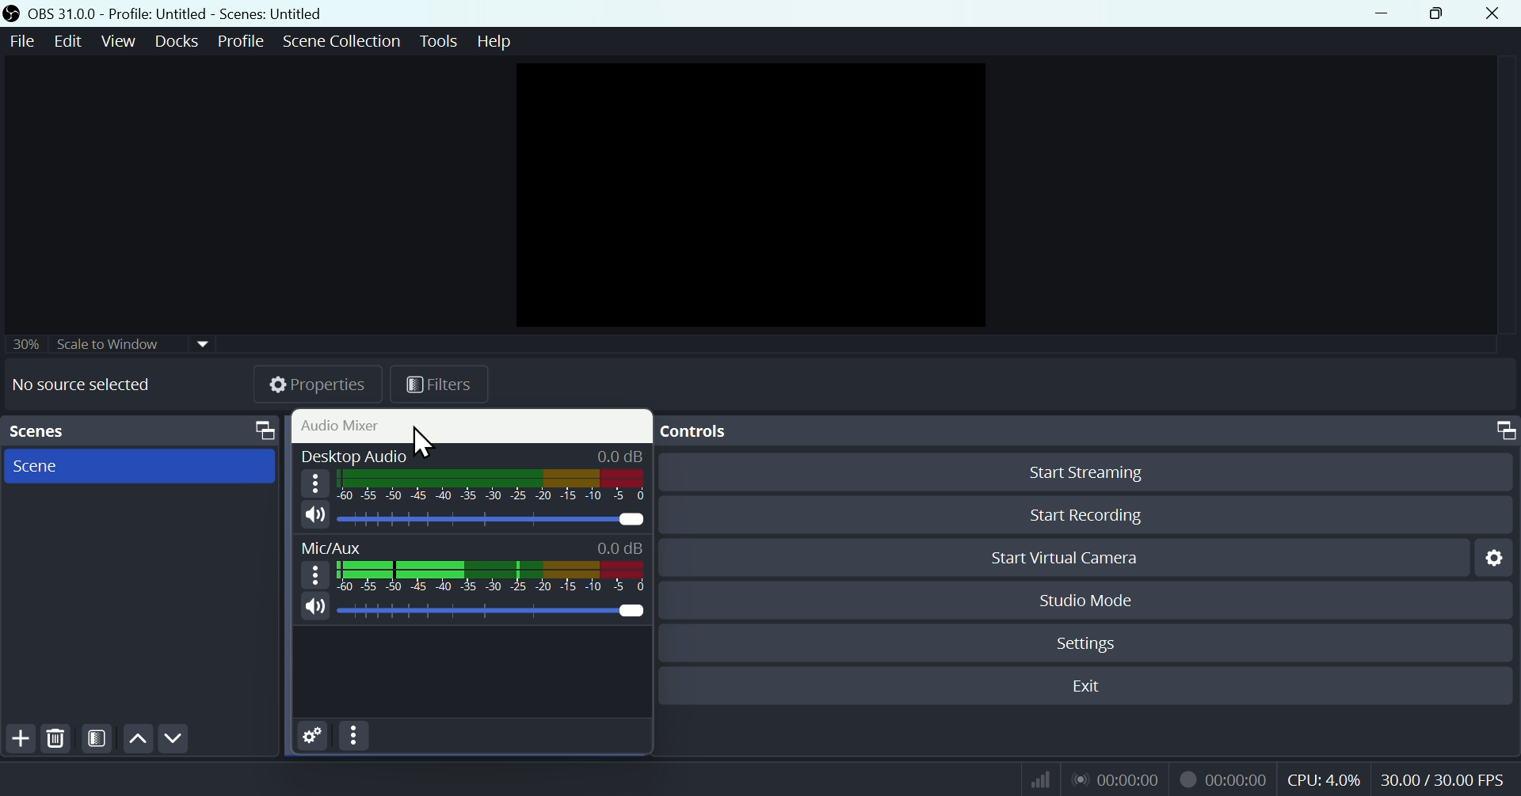 This screenshot has height=796, width=1521. Describe the element at coordinates (491, 518) in the screenshot. I see `Desktop Audio` at that location.